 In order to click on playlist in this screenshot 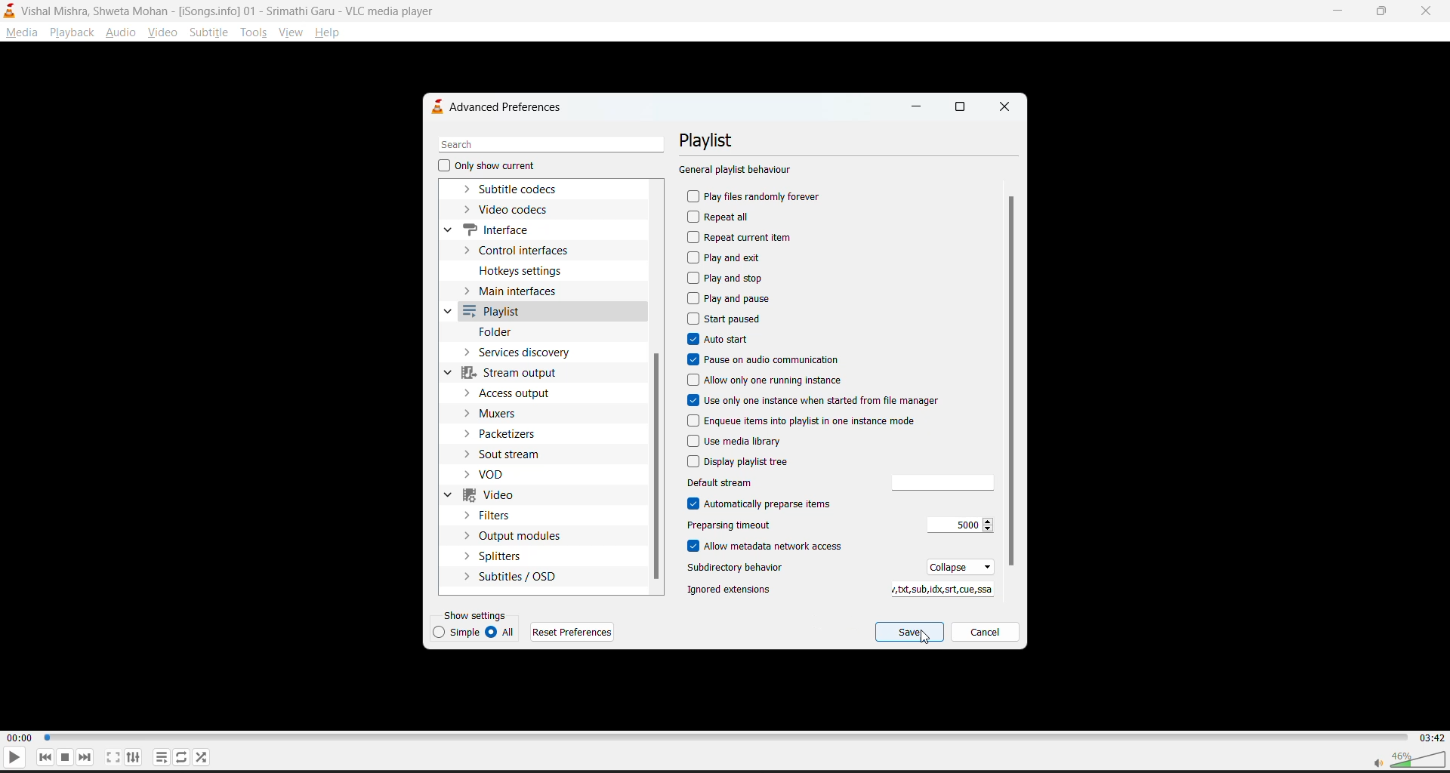, I will do `click(492, 310)`.